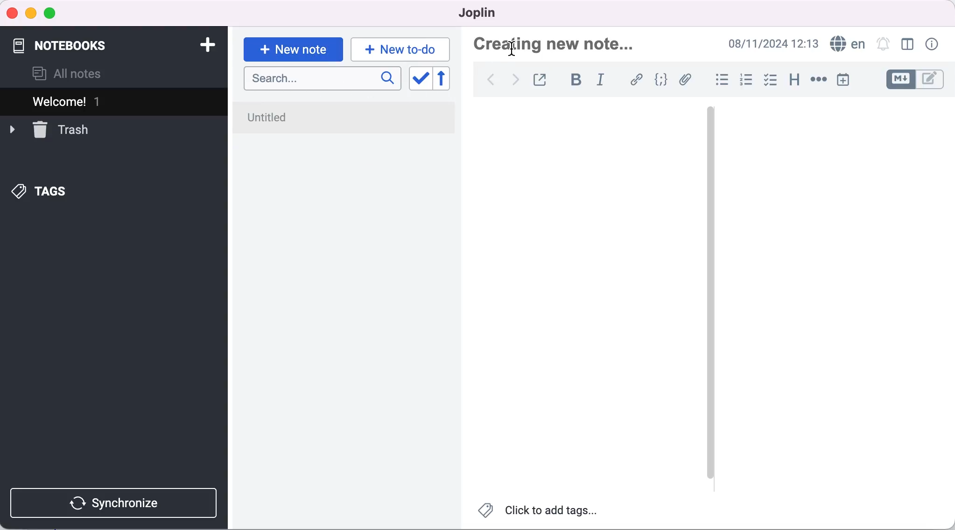 The width and height of the screenshot is (955, 530). What do you see at coordinates (54, 192) in the screenshot?
I see `tags` at bounding box center [54, 192].